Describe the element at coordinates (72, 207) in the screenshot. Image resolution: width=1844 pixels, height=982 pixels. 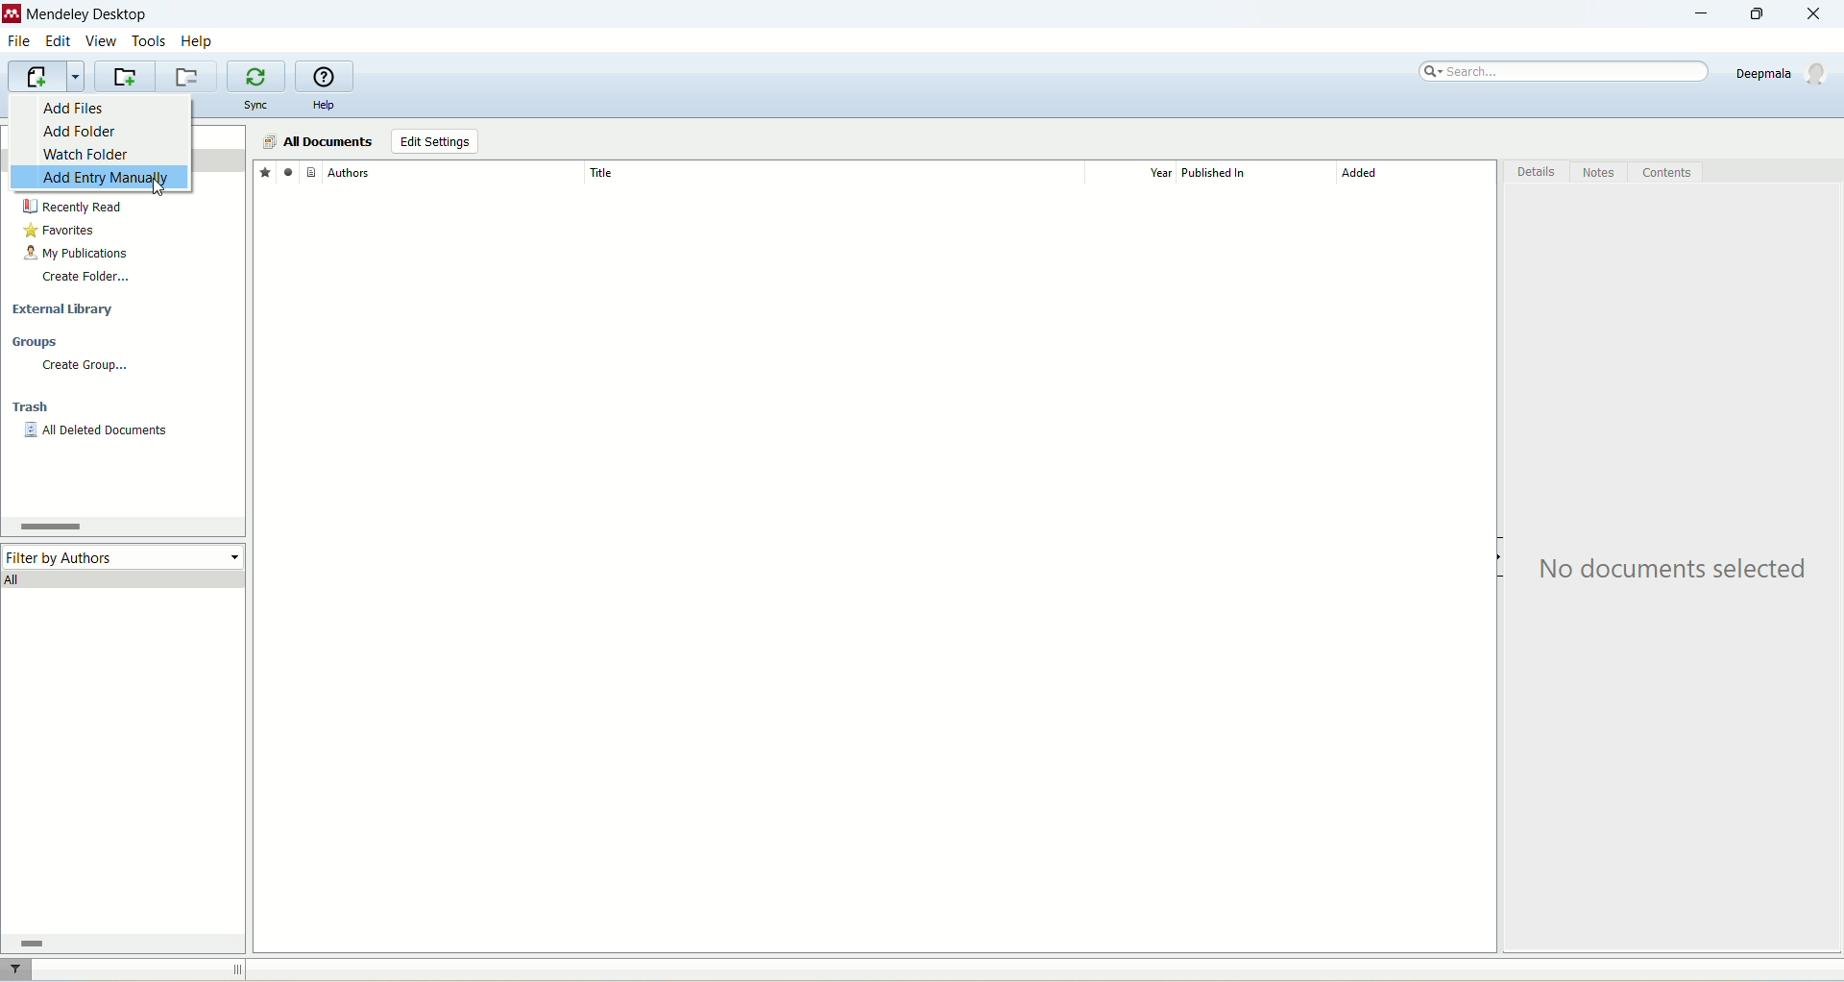
I see `recently read` at that location.